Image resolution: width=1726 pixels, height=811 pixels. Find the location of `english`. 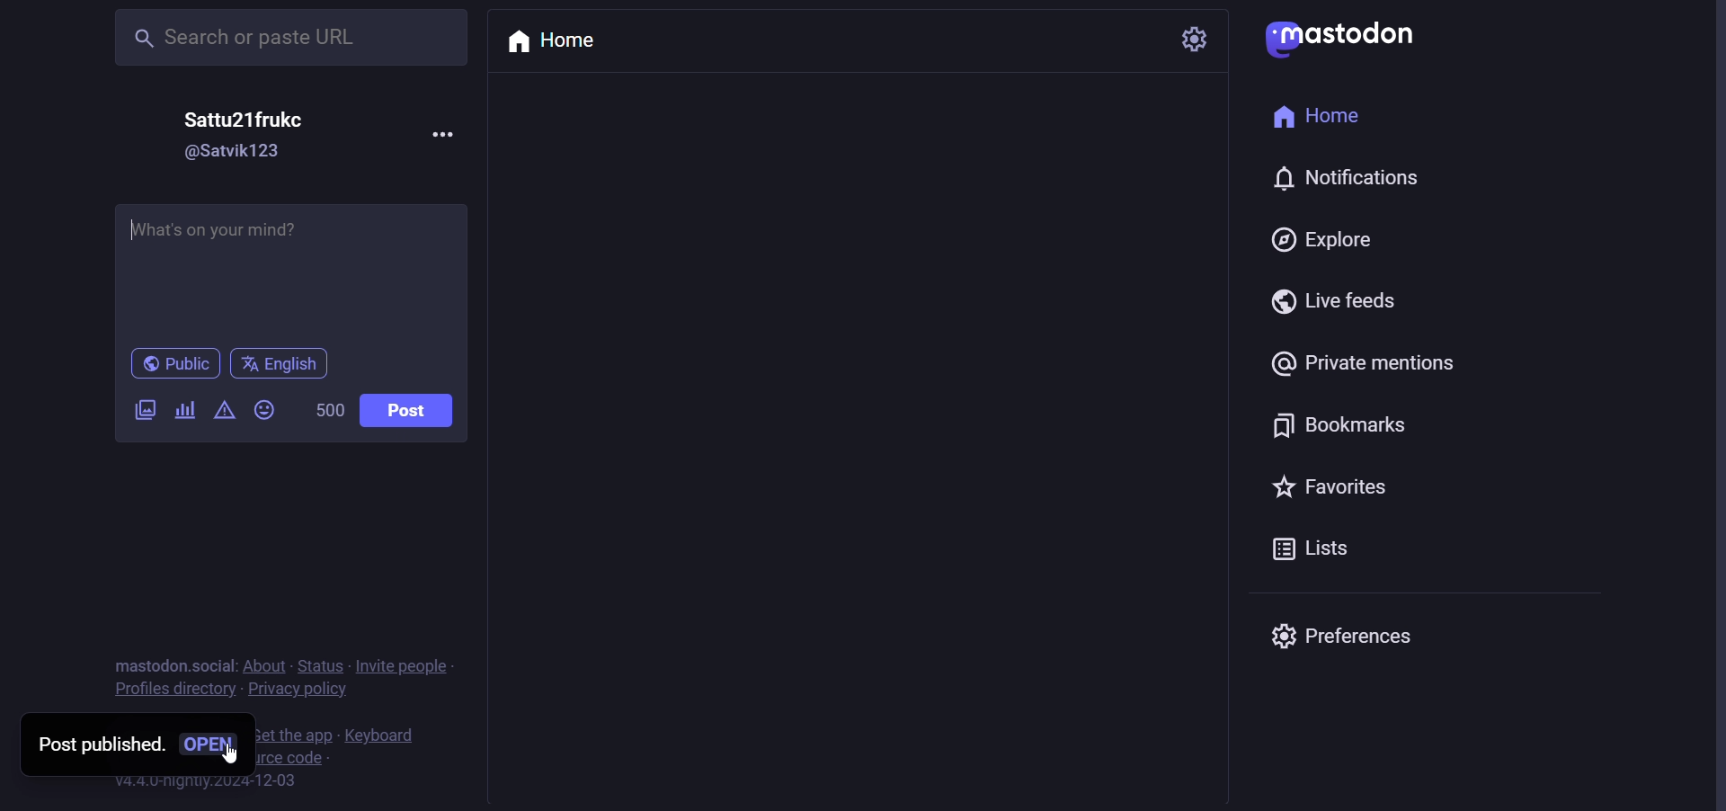

english is located at coordinates (283, 366).